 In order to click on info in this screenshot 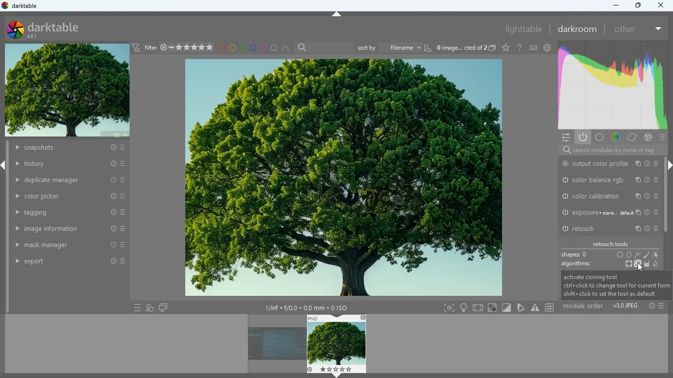, I will do `click(650, 306)`.